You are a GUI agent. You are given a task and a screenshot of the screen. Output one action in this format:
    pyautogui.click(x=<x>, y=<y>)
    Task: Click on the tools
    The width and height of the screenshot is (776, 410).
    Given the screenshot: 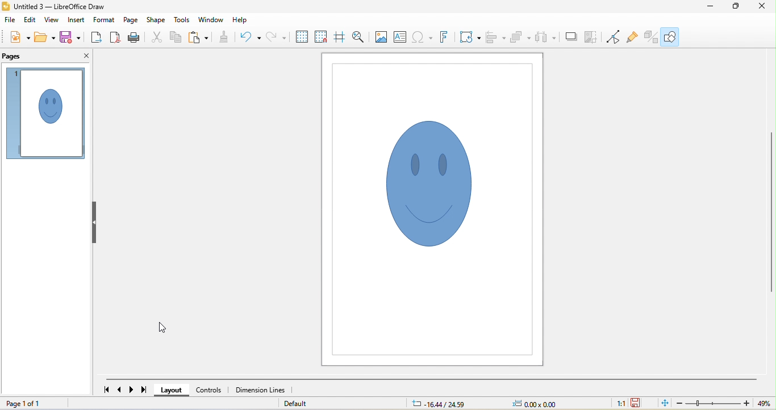 What is the action you would take?
    pyautogui.click(x=182, y=20)
    